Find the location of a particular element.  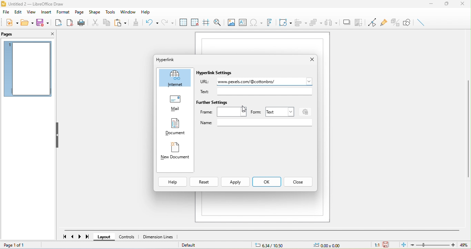

insert is located at coordinates (46, 12).